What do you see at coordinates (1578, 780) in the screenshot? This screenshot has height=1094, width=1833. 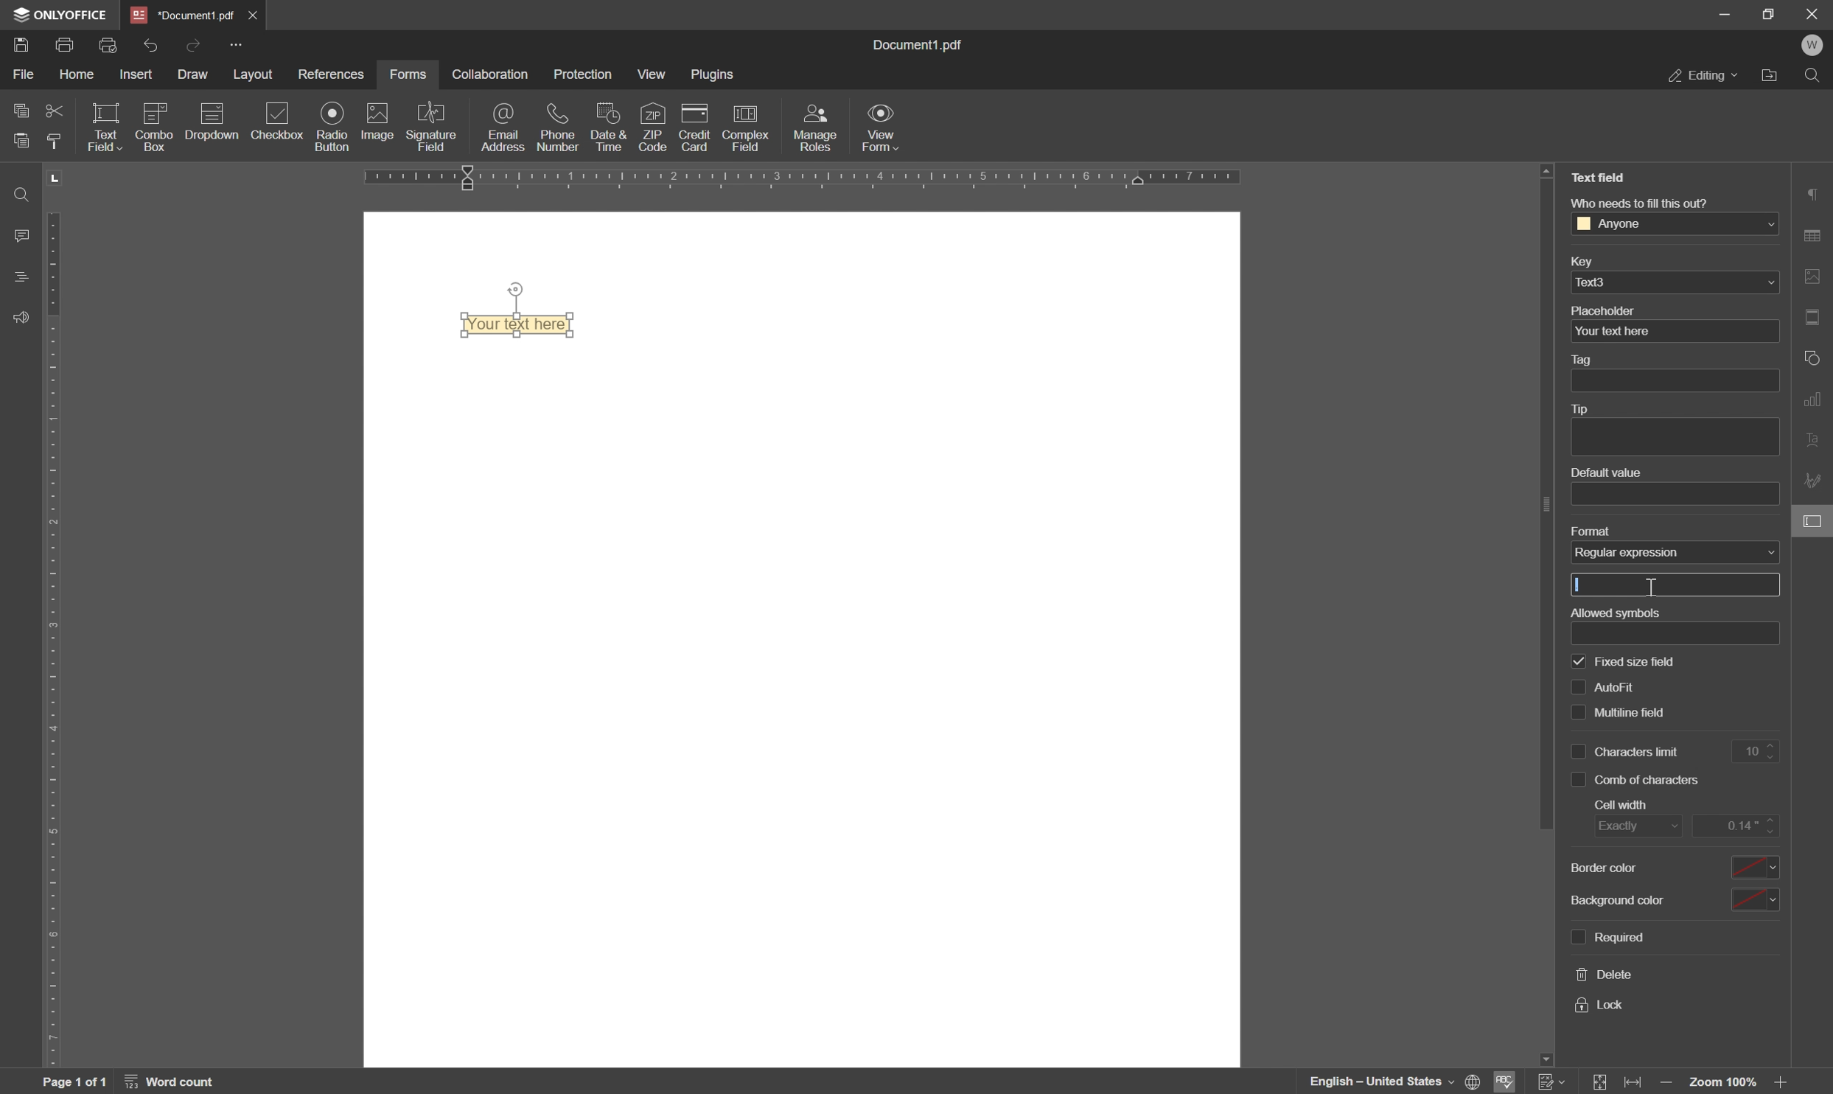 I see `check box` at bounding box center [1578, 780].